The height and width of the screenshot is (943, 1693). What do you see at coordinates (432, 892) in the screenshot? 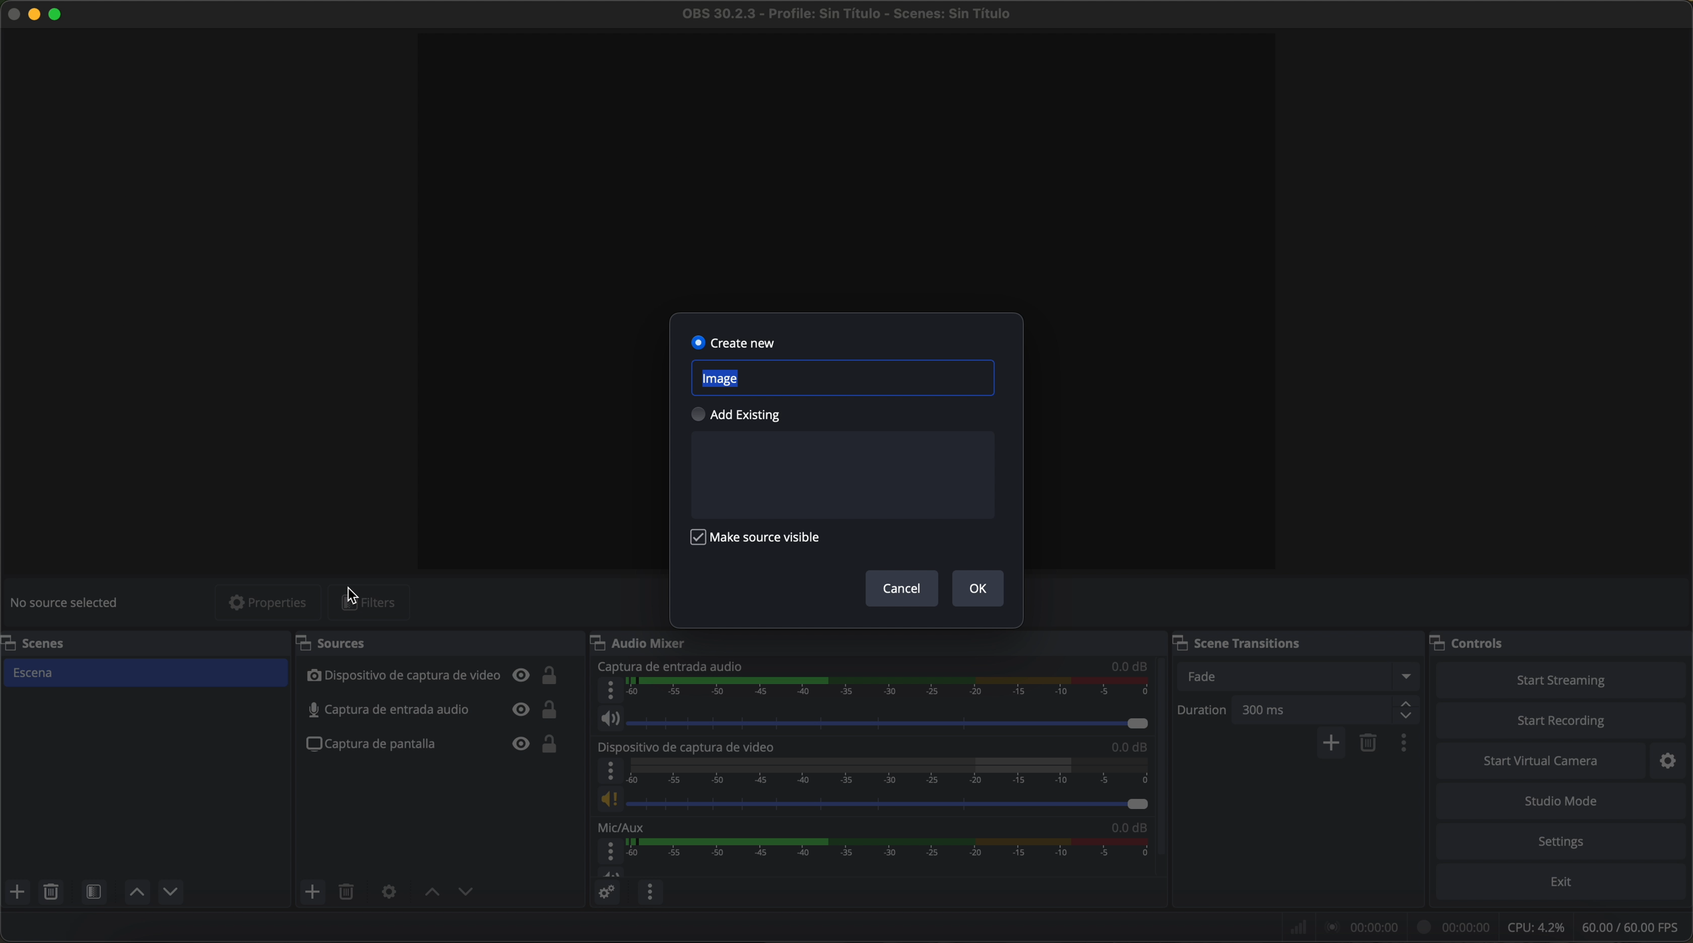
I see `move source up` at bounding box center [432, 892].